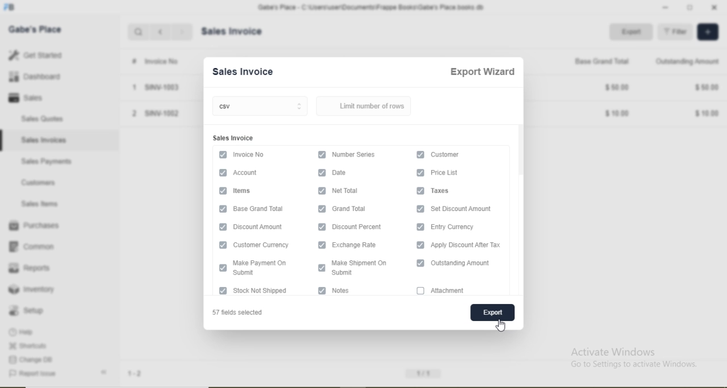  What do you see at coordinates (453, 172) in the screenshot?
I see `Price List` at bounding box center [453, 172].